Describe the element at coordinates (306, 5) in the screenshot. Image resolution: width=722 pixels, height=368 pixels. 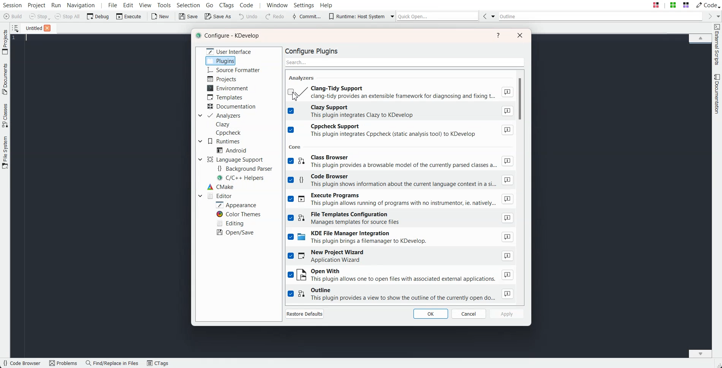
I see `Settings` at that location.